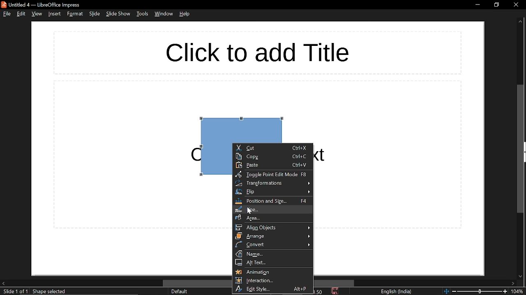 The height and width of the screenshot is (295, 526). I want to click on paste, so click(273, 165).